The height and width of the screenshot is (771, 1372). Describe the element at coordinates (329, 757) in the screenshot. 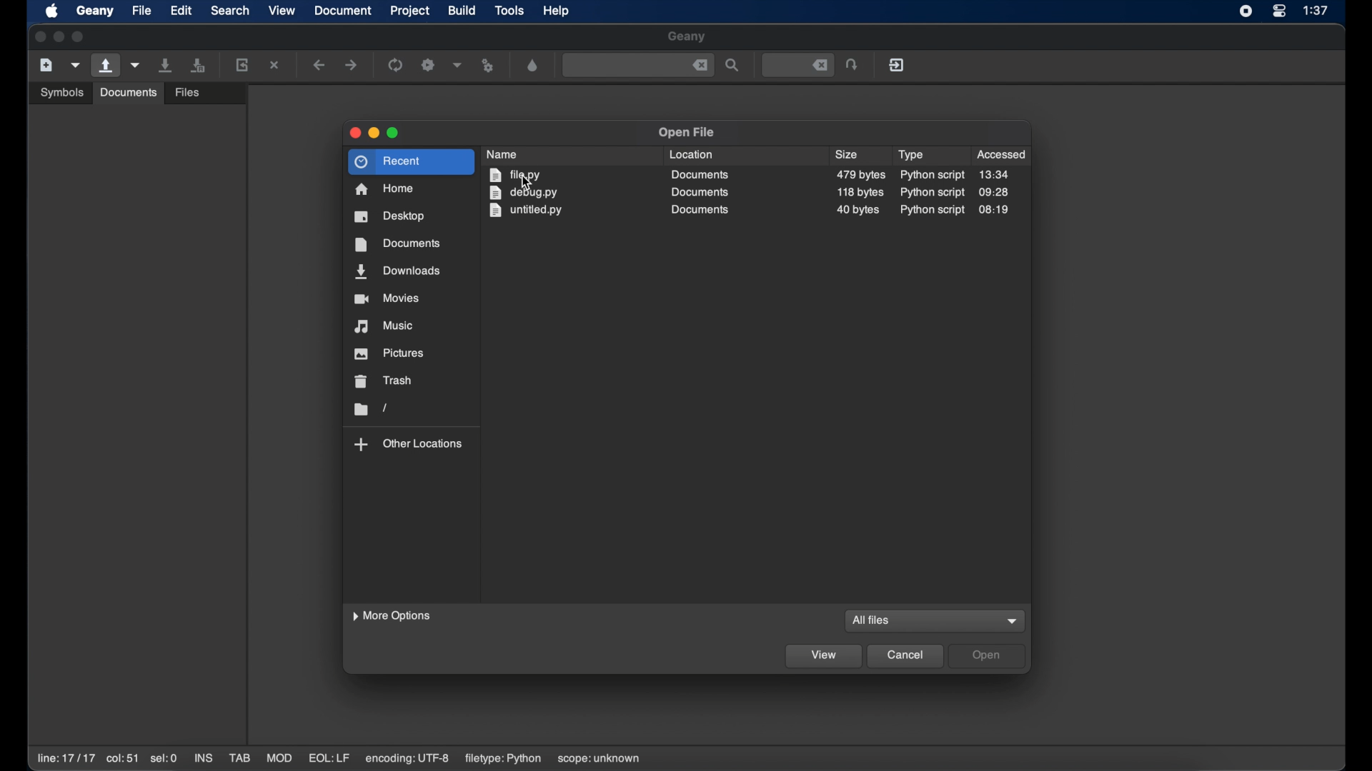

I see `eql: lf` at that location.